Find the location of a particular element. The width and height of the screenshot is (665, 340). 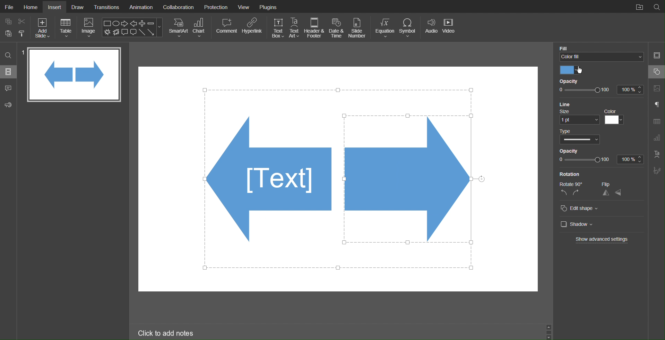

Add Slide is located at coordinates (43, 28).